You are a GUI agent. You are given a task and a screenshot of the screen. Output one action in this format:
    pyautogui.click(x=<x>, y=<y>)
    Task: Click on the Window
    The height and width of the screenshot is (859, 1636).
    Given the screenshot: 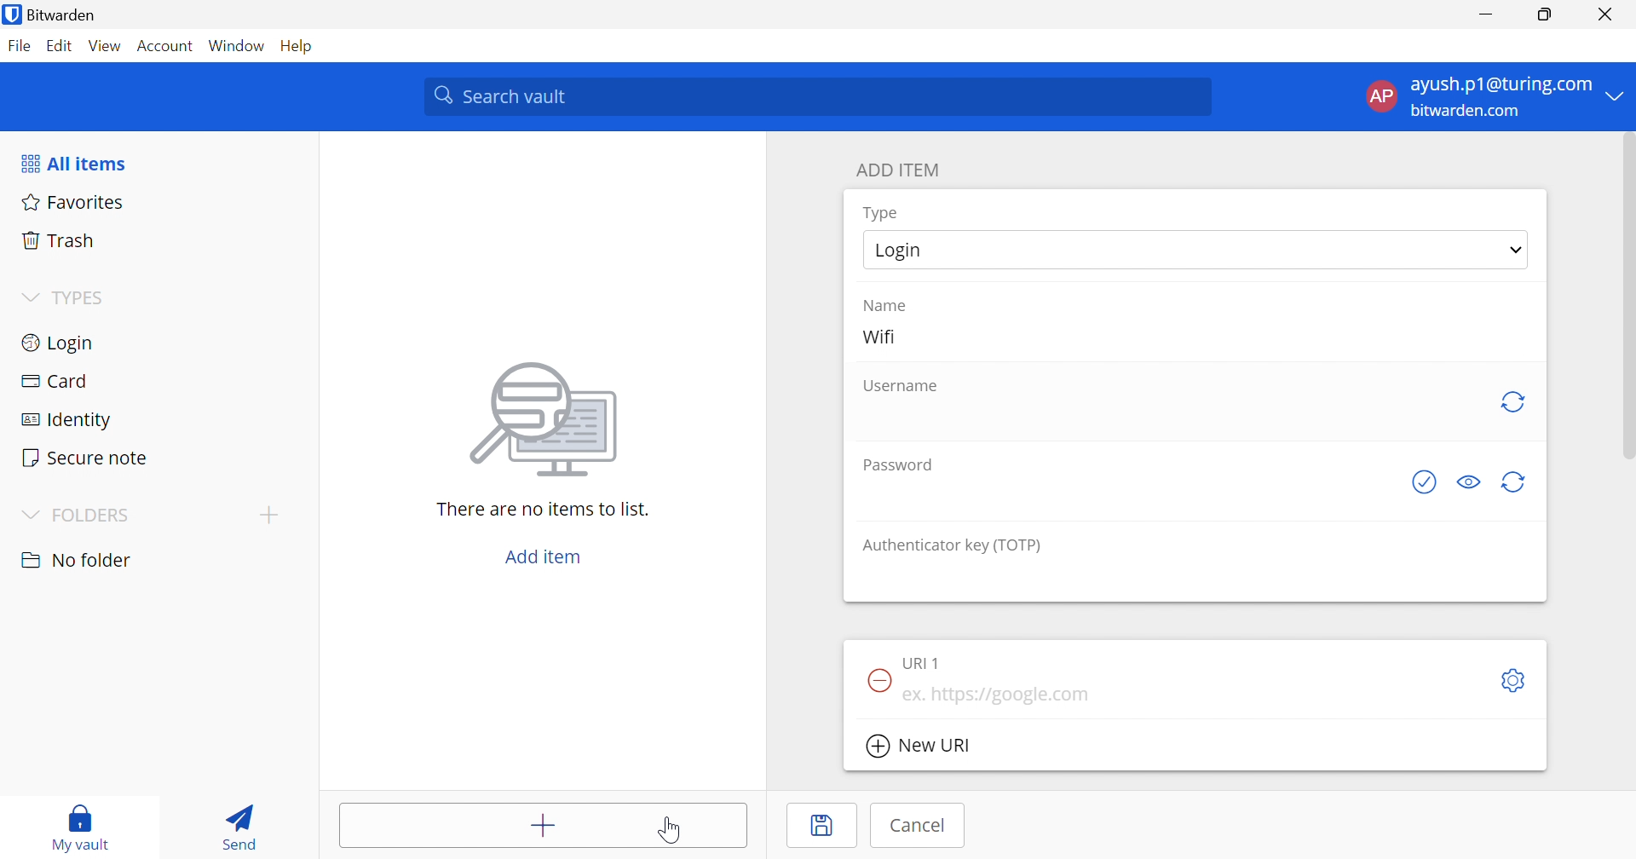 What is the action you would take?
    pyautogui.click(x=239, y=47)
    